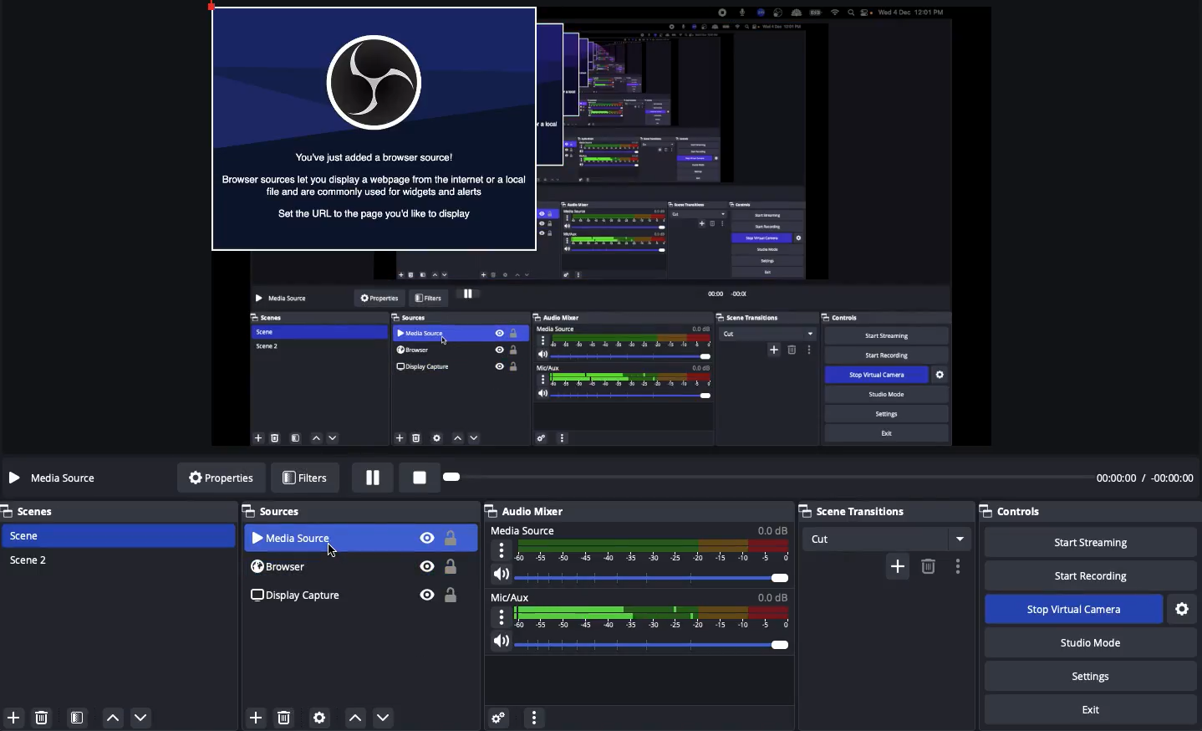 This screenshot has height=731, width=1202. Describe the element at coordinates (57, 479) in the screenshot. I see `Media source` at that location.